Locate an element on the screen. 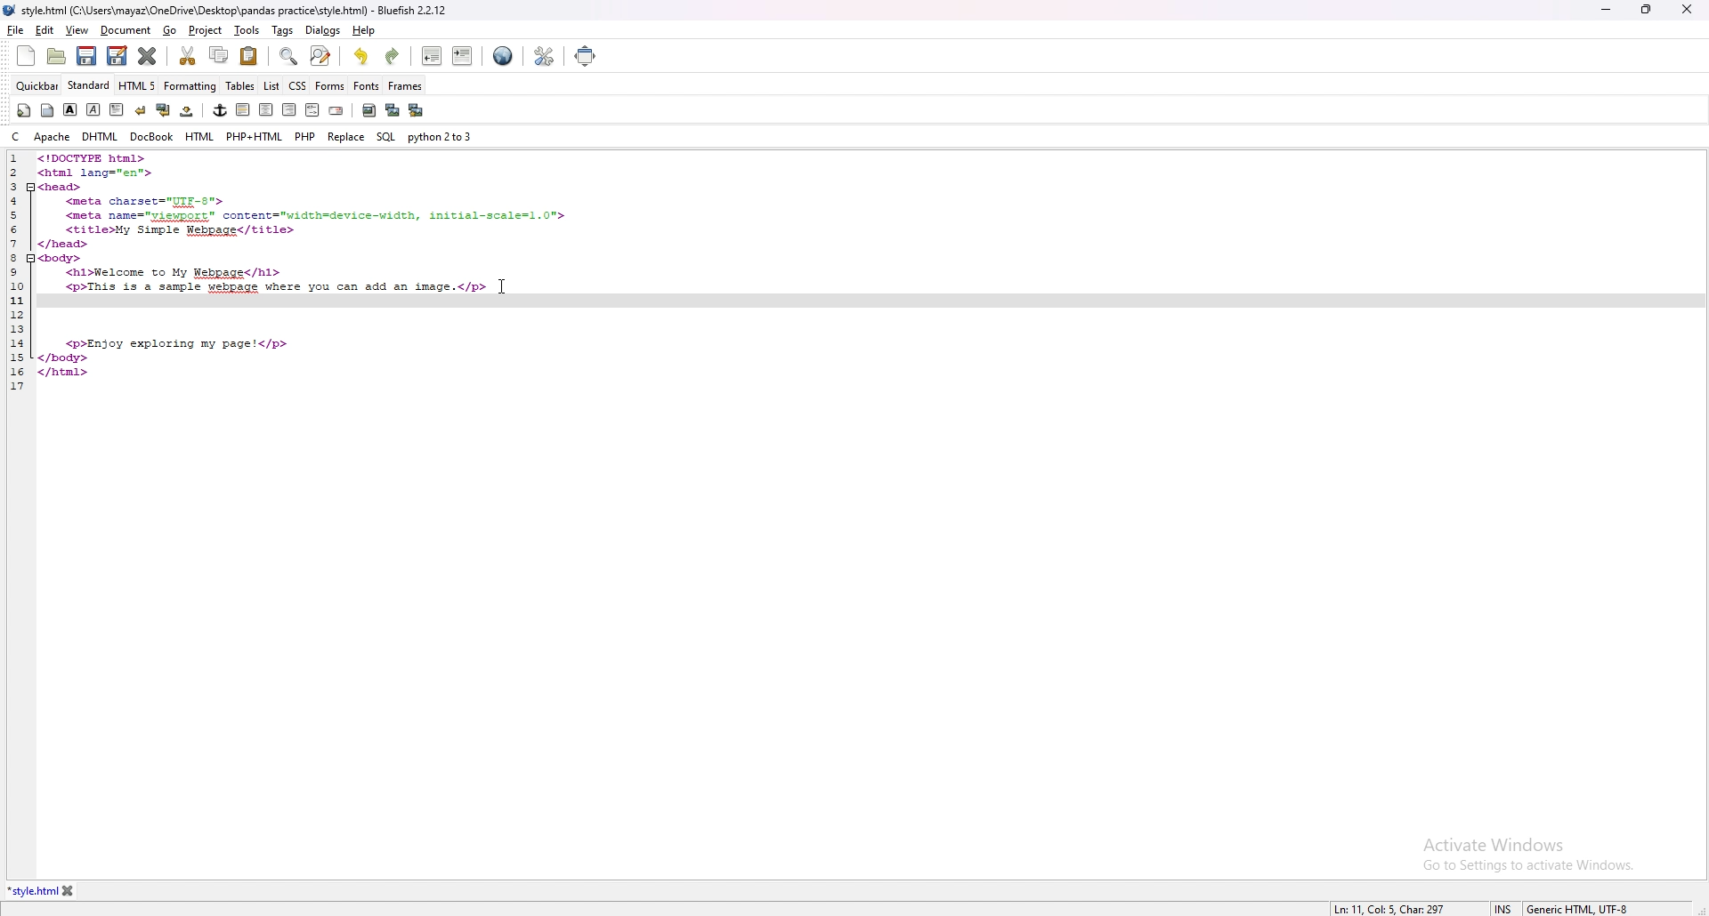 The height and width of the screenshot is (916, 1709). italic is located at coordinates (92, 110).